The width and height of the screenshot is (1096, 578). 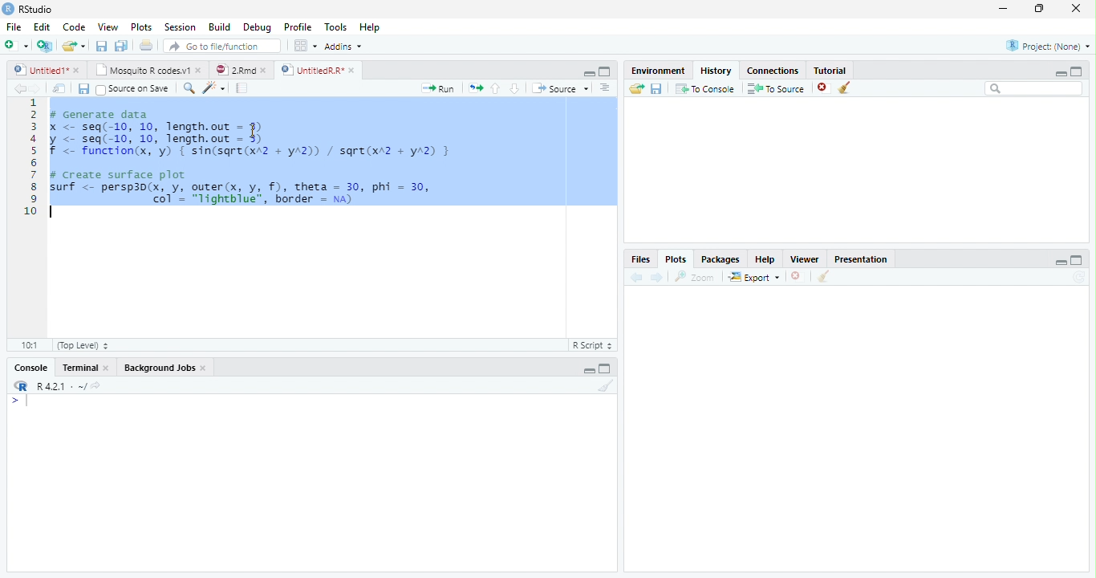 What do you see at coordinates (514, 88) in the screenshot?
I see `Go to next section/chunk` at bounding box center [514, 88].